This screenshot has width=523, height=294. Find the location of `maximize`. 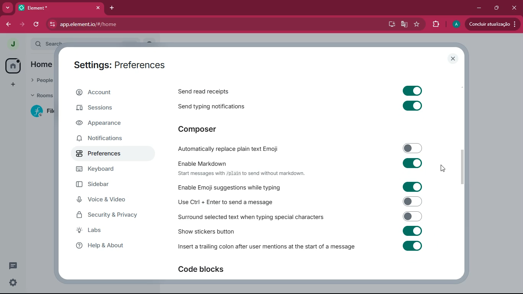

maximize is located at coordinates (495, 8).